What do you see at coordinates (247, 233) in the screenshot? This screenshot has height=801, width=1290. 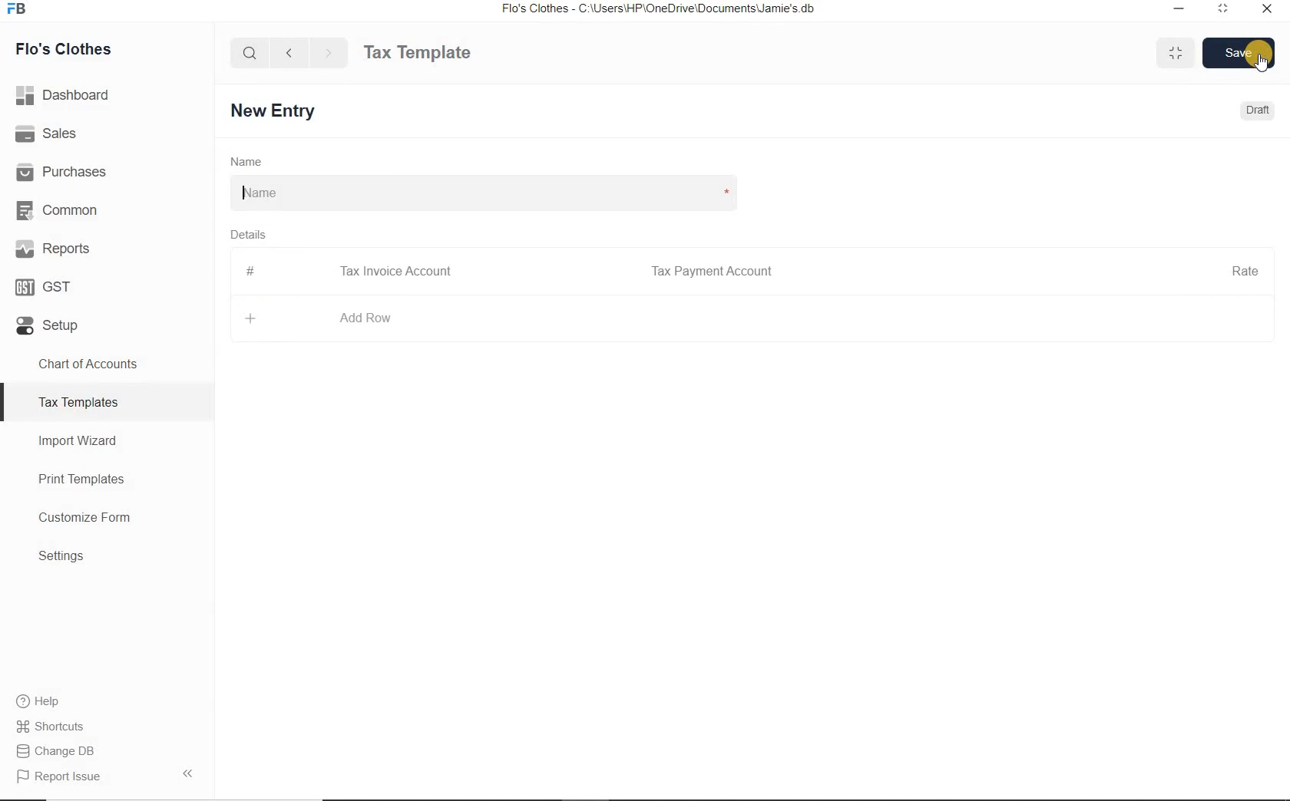 I see `Details` at bounding box center [247, 233].